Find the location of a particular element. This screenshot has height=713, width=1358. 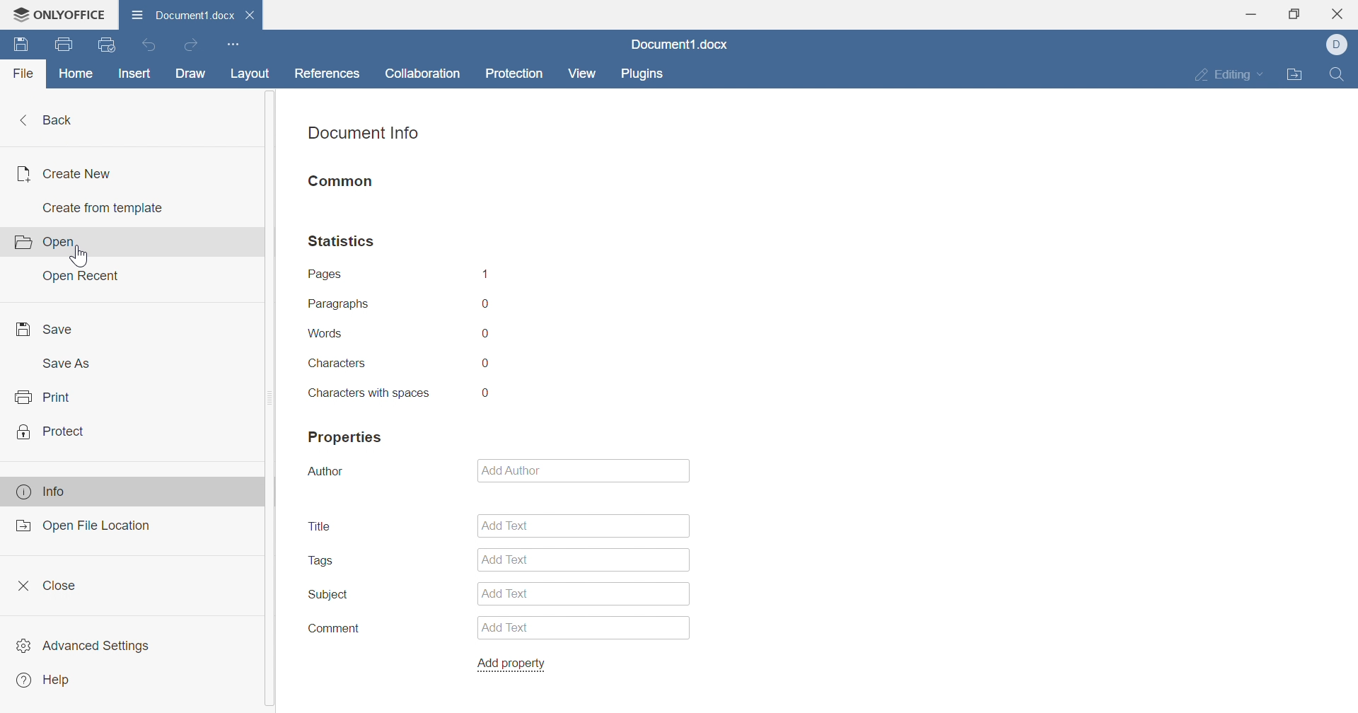

customize quick access settings is located at coordinates (236, 44).